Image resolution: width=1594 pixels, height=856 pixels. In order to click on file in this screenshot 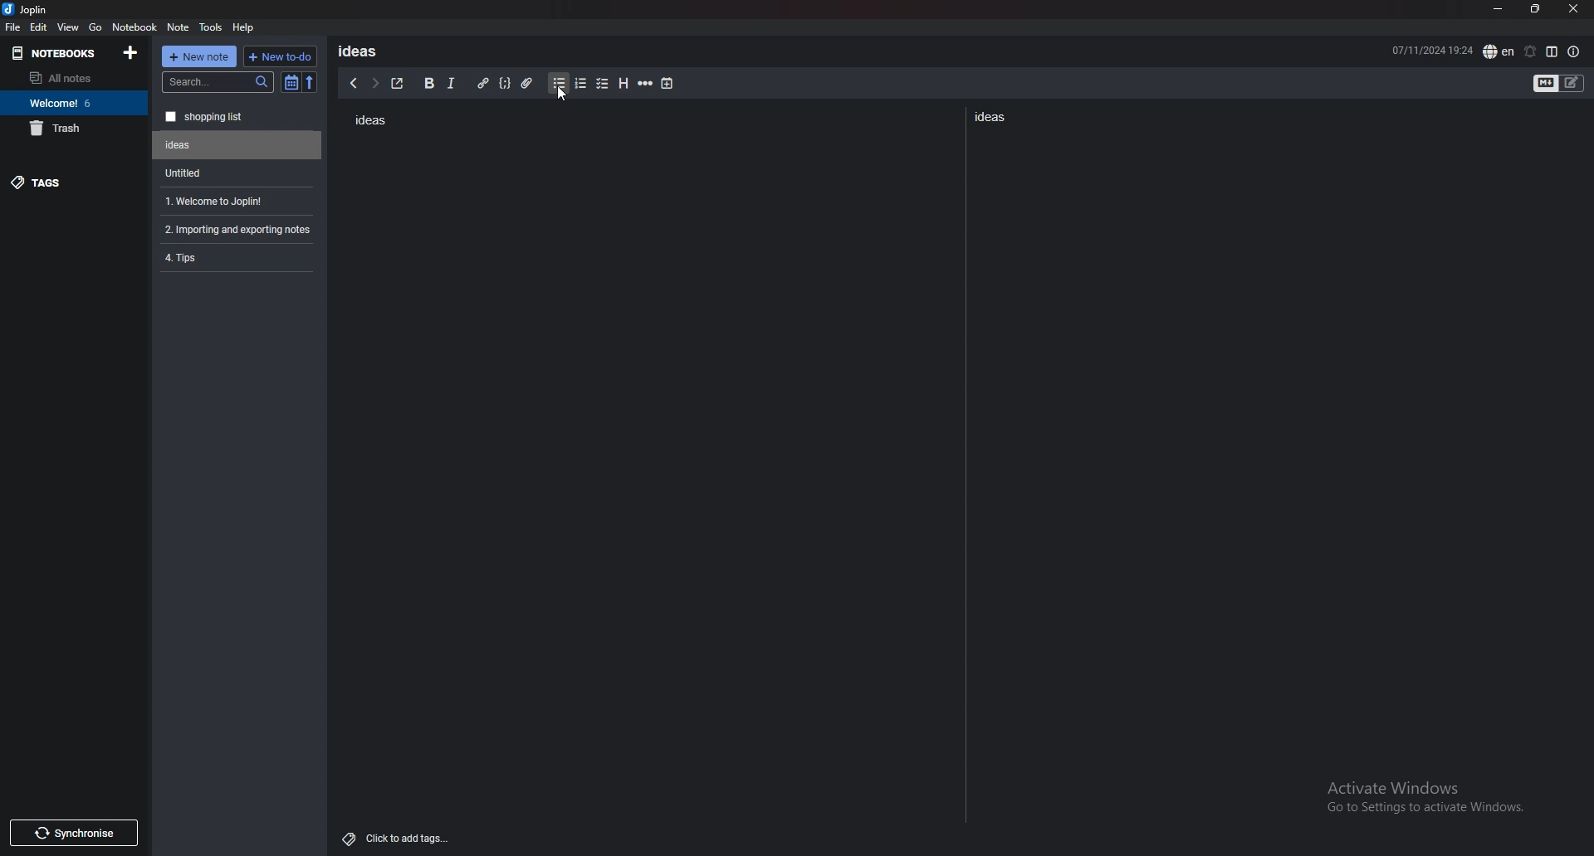, I will do `click(12, 27)`.